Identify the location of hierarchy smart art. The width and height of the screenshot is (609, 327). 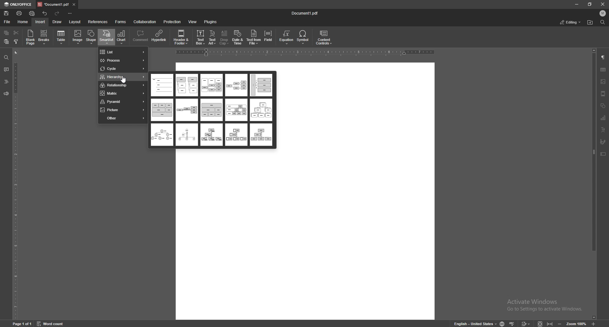
(261, 110).